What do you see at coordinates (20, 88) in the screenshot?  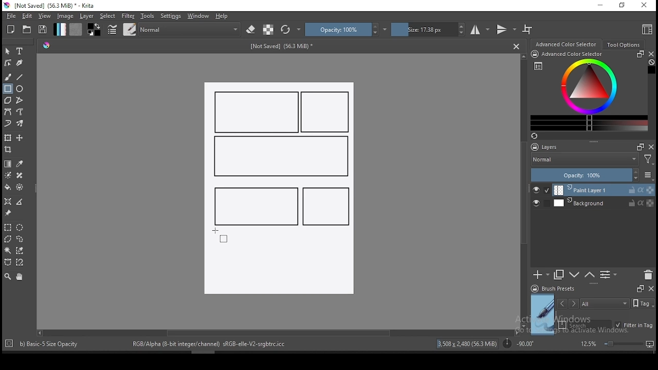 I see `ellipse tool` at bounding box center [20, 88].